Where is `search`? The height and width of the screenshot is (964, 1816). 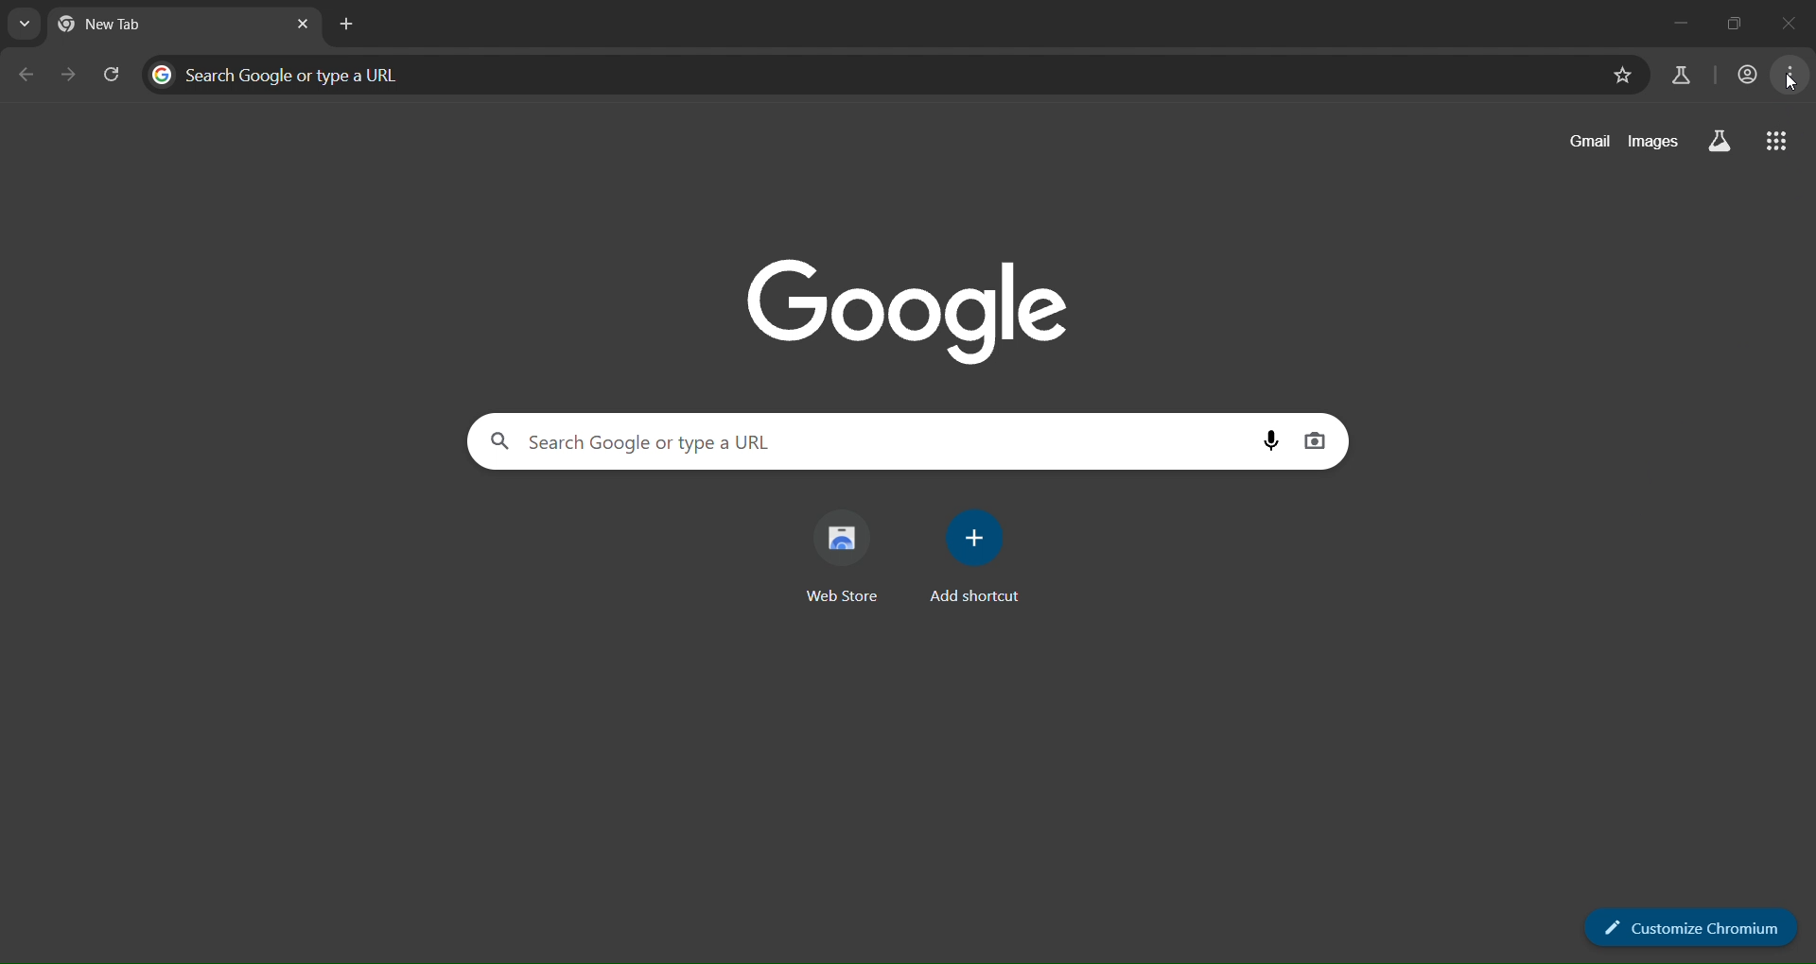
search is located at coordinates (640, 440).